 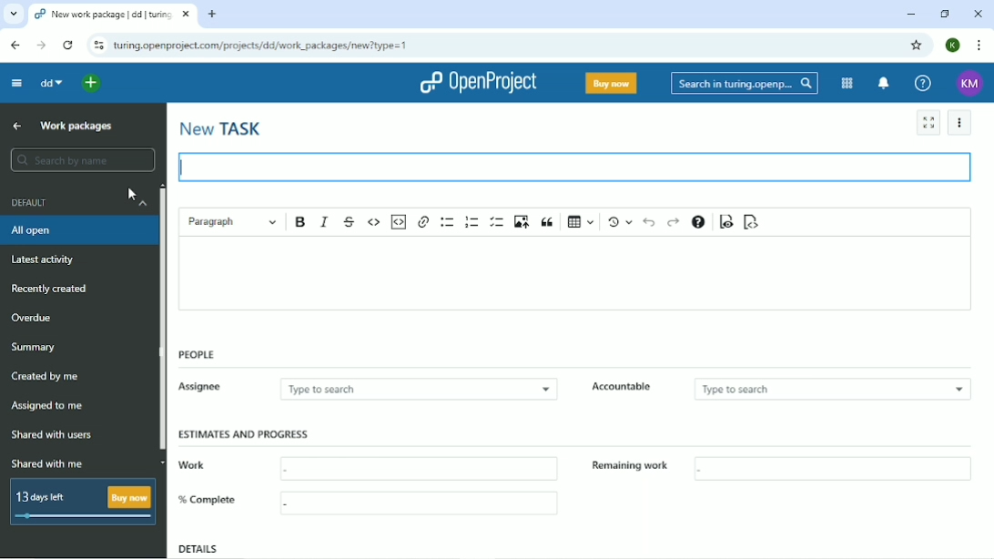 I want to click on Work, so click(x=210, y=469).